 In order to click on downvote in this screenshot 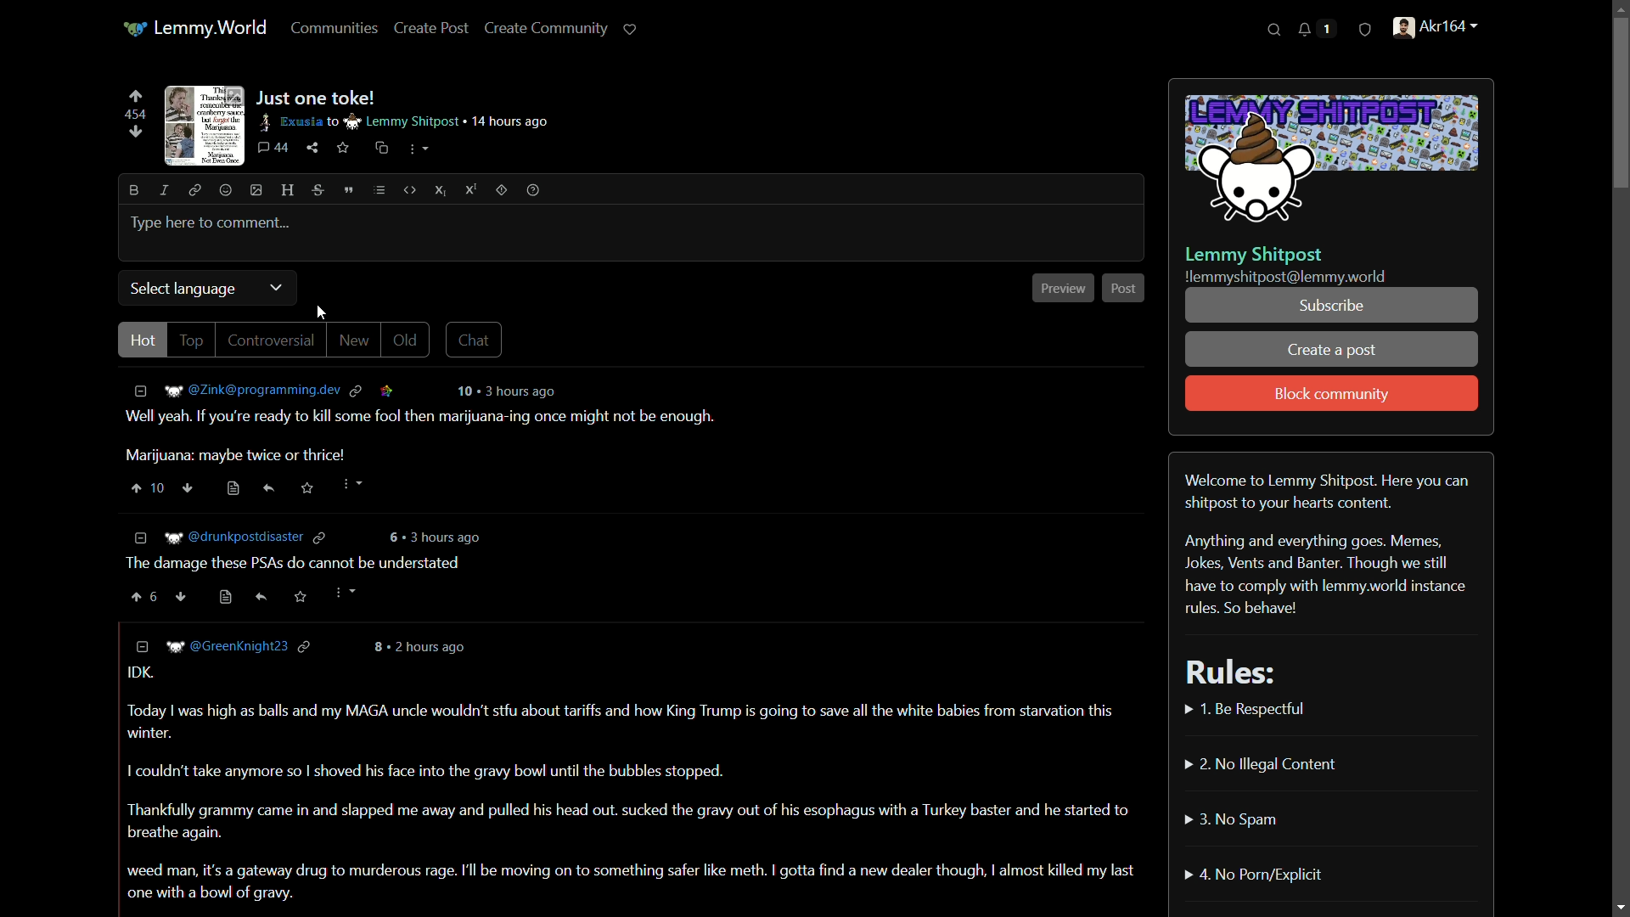, I will do `click(180, 599)`.